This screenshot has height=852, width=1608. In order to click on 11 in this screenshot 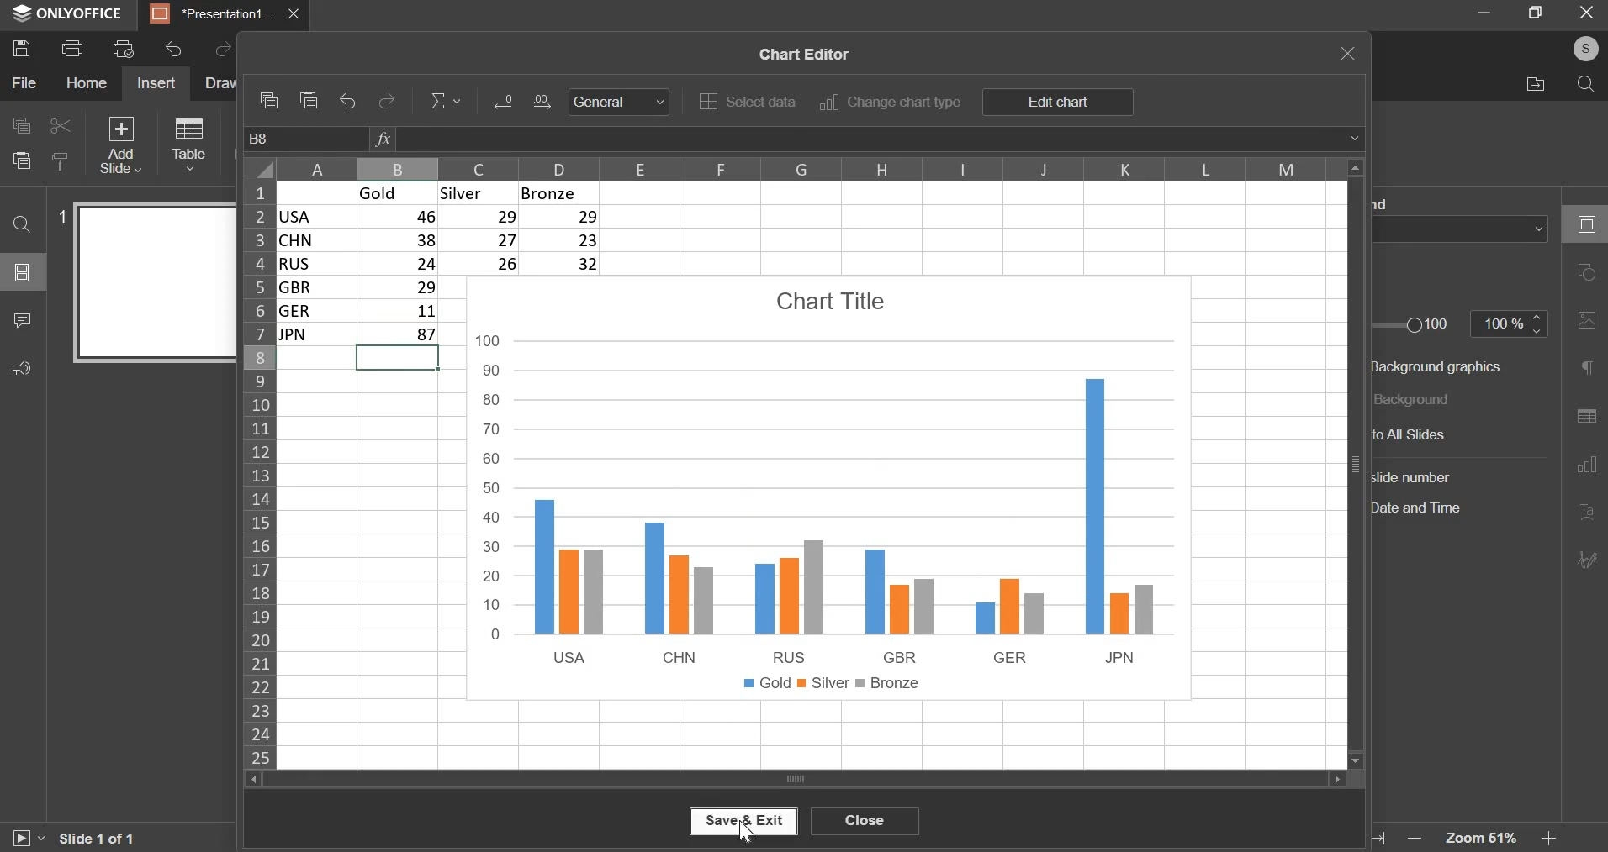, I will do `click(400, 313)`.